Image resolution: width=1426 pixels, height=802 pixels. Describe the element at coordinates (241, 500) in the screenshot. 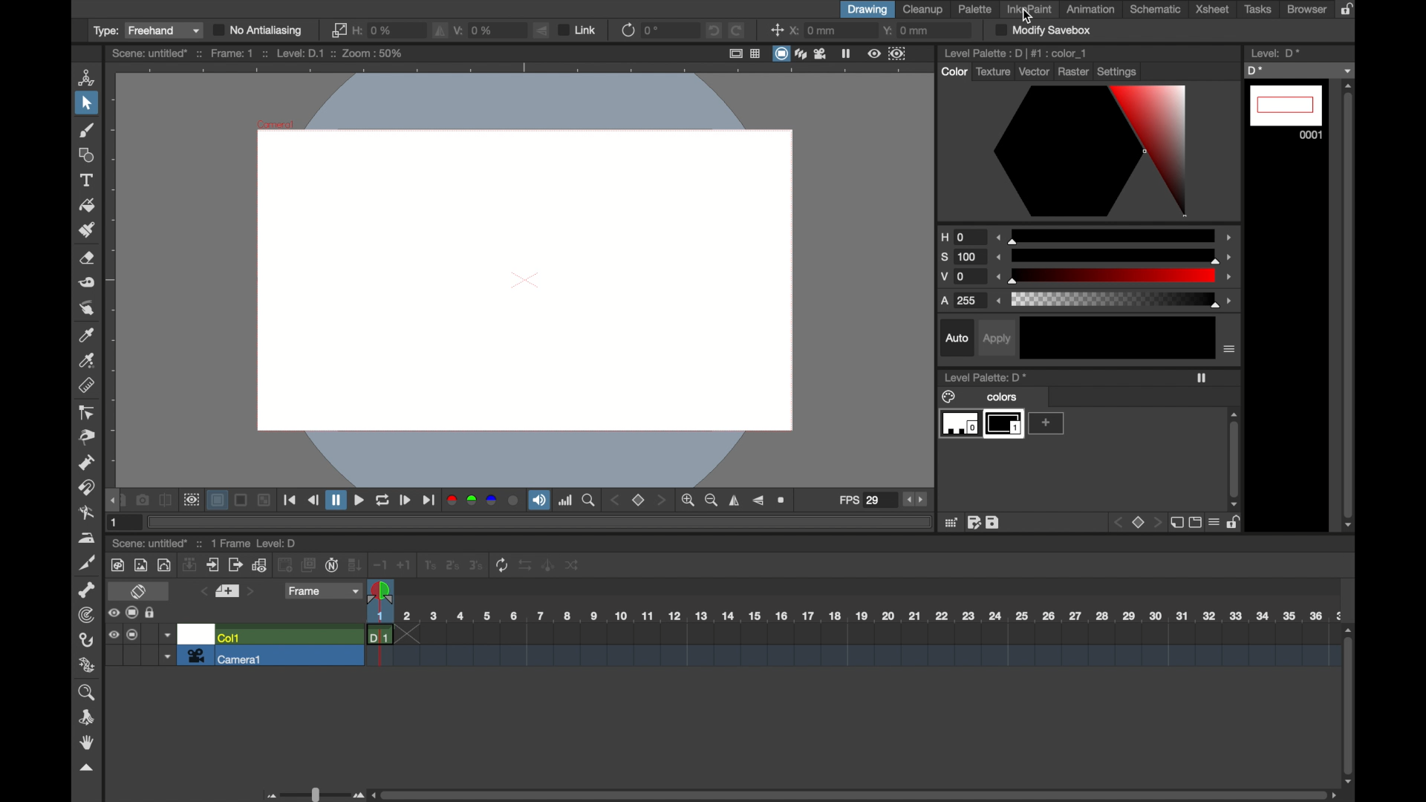

I see `screen` at that location.